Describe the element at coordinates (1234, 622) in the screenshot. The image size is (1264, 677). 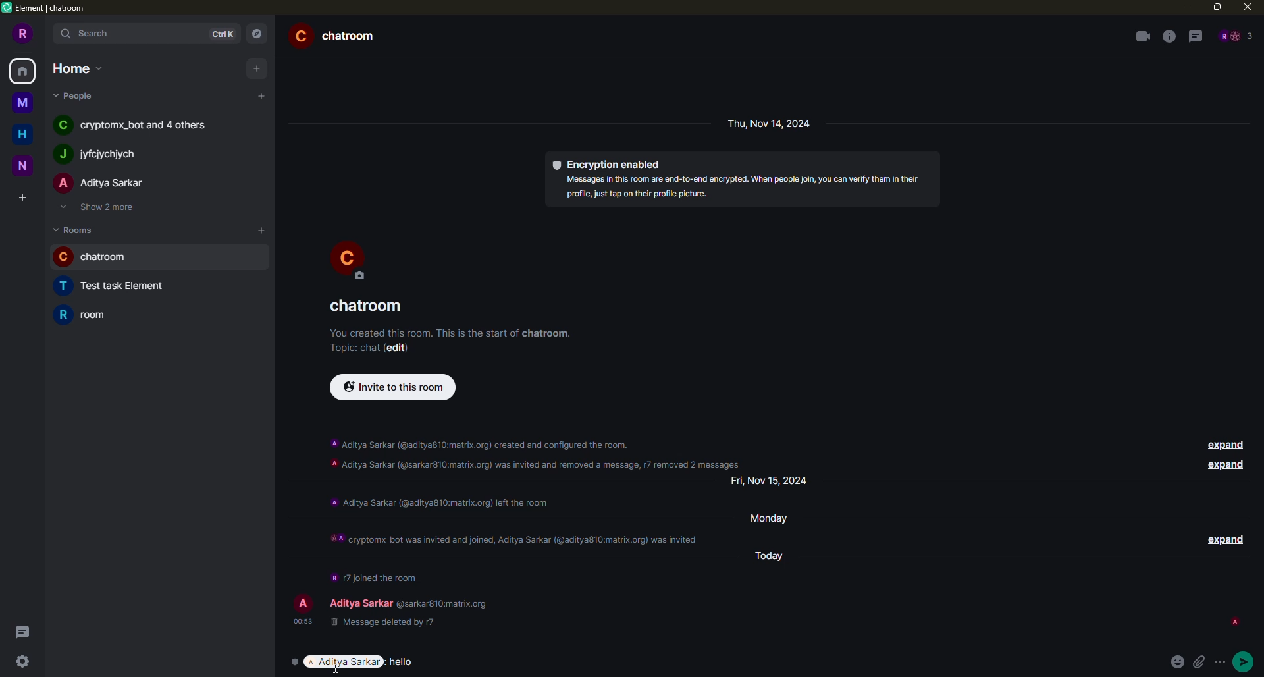
I see `seen` at that location.